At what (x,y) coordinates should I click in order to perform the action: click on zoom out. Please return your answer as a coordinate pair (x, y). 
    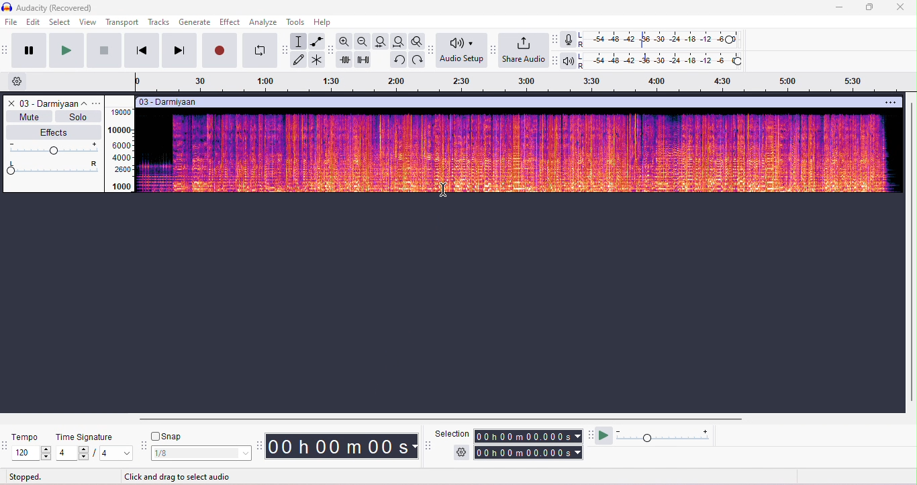
    Looking at the image, I should click on (363, 41).